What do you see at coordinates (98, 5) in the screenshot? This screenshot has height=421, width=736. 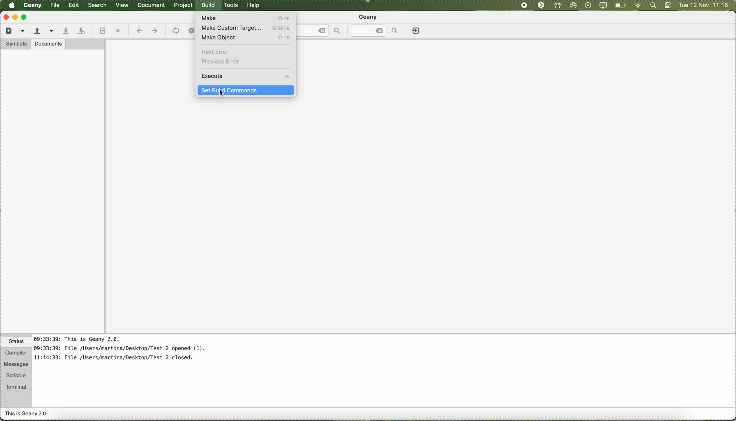 I see `search` at bounding box center [98, 5].